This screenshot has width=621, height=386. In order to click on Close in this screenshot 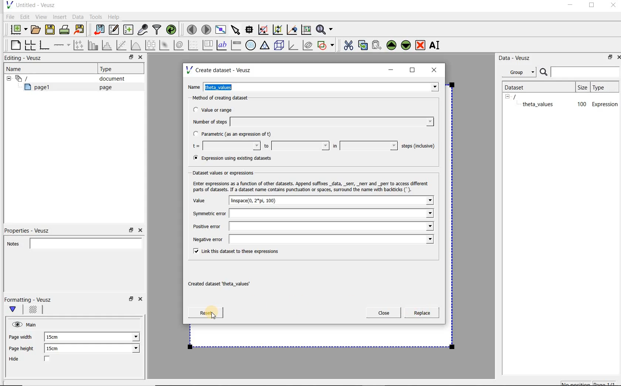, I will do `click(617, 57)`.